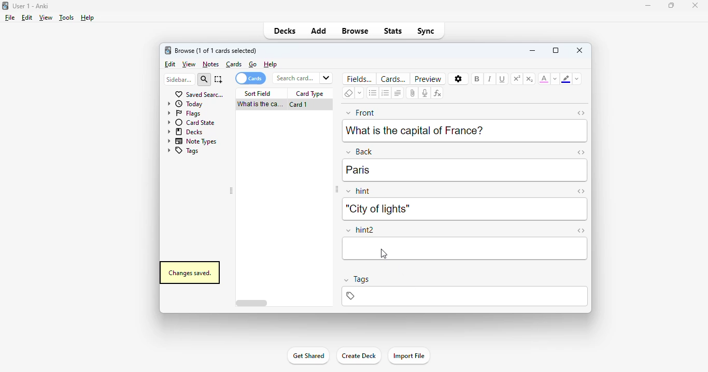  What do you see at coordinates (308, 355) in the screenshot?
I see `get shared` at bounding box center [308, 355].